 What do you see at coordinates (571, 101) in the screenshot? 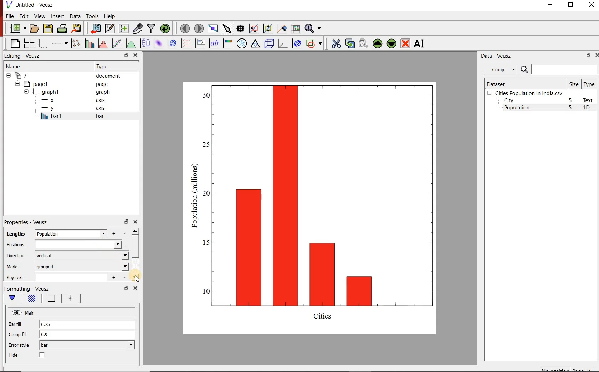
I see `5` at bounding box center [571, 101].